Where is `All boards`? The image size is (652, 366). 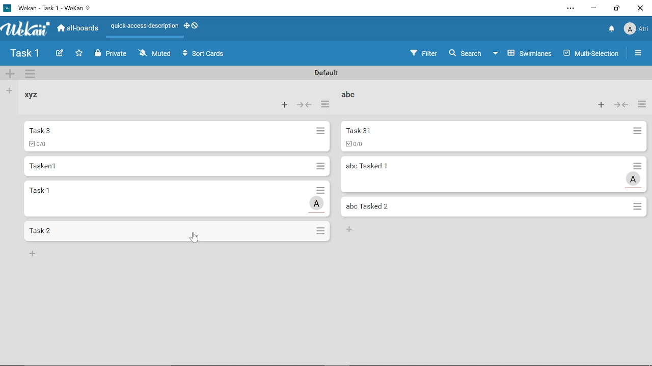
All boards is located at coordinates (78, 28).